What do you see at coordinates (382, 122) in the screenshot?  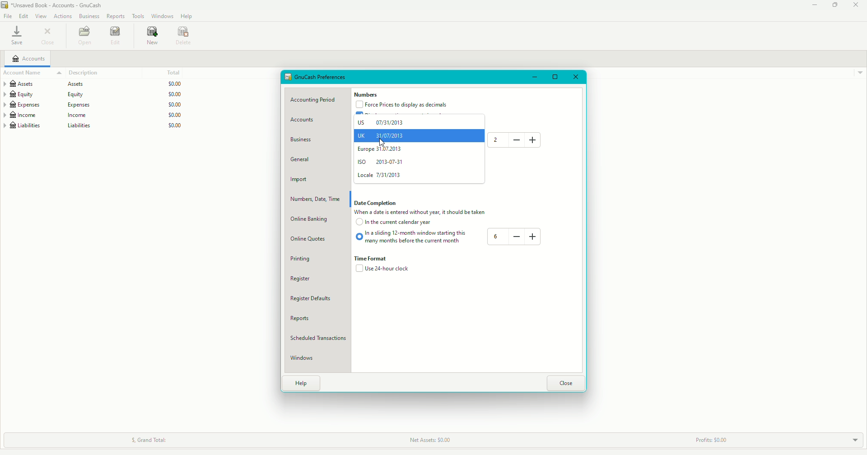 I see `US` at bounding box center [382, 122].